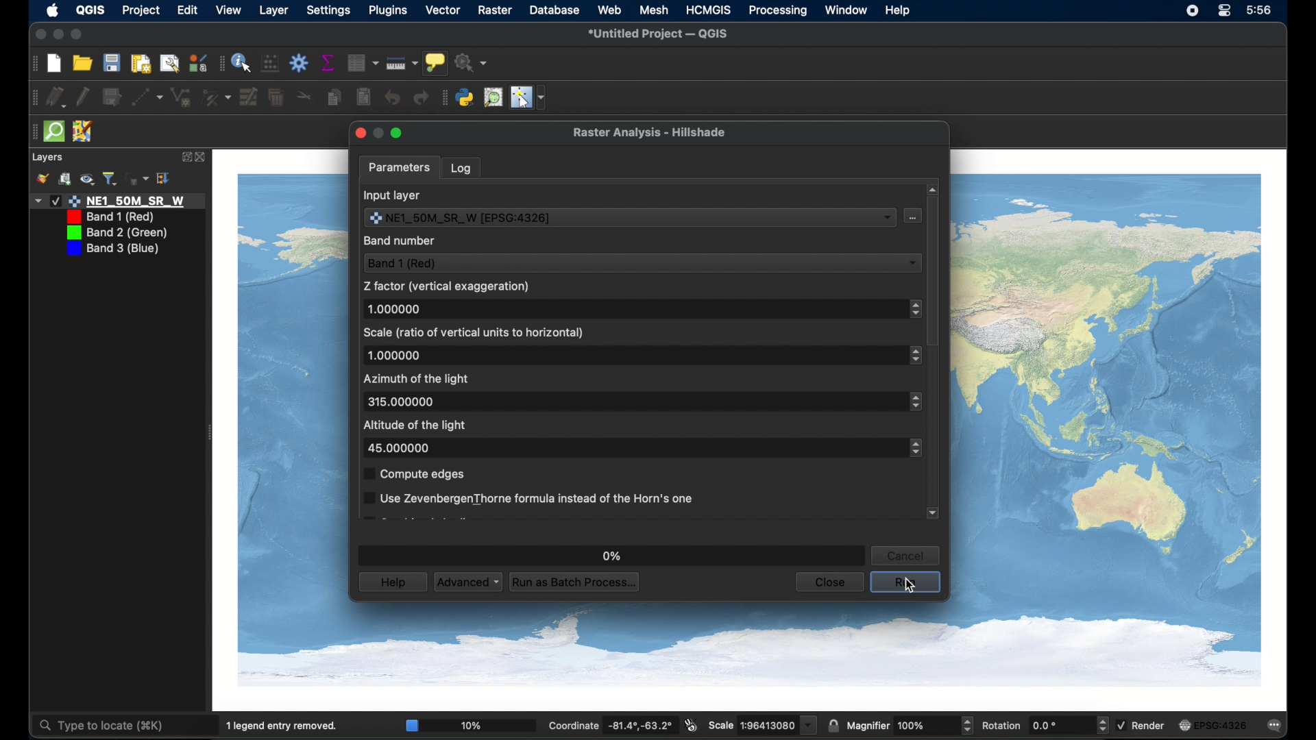  Describe the element at coordinates (642, 262) in the screenshot. I see `band 1 red dropdown menu` at that location.